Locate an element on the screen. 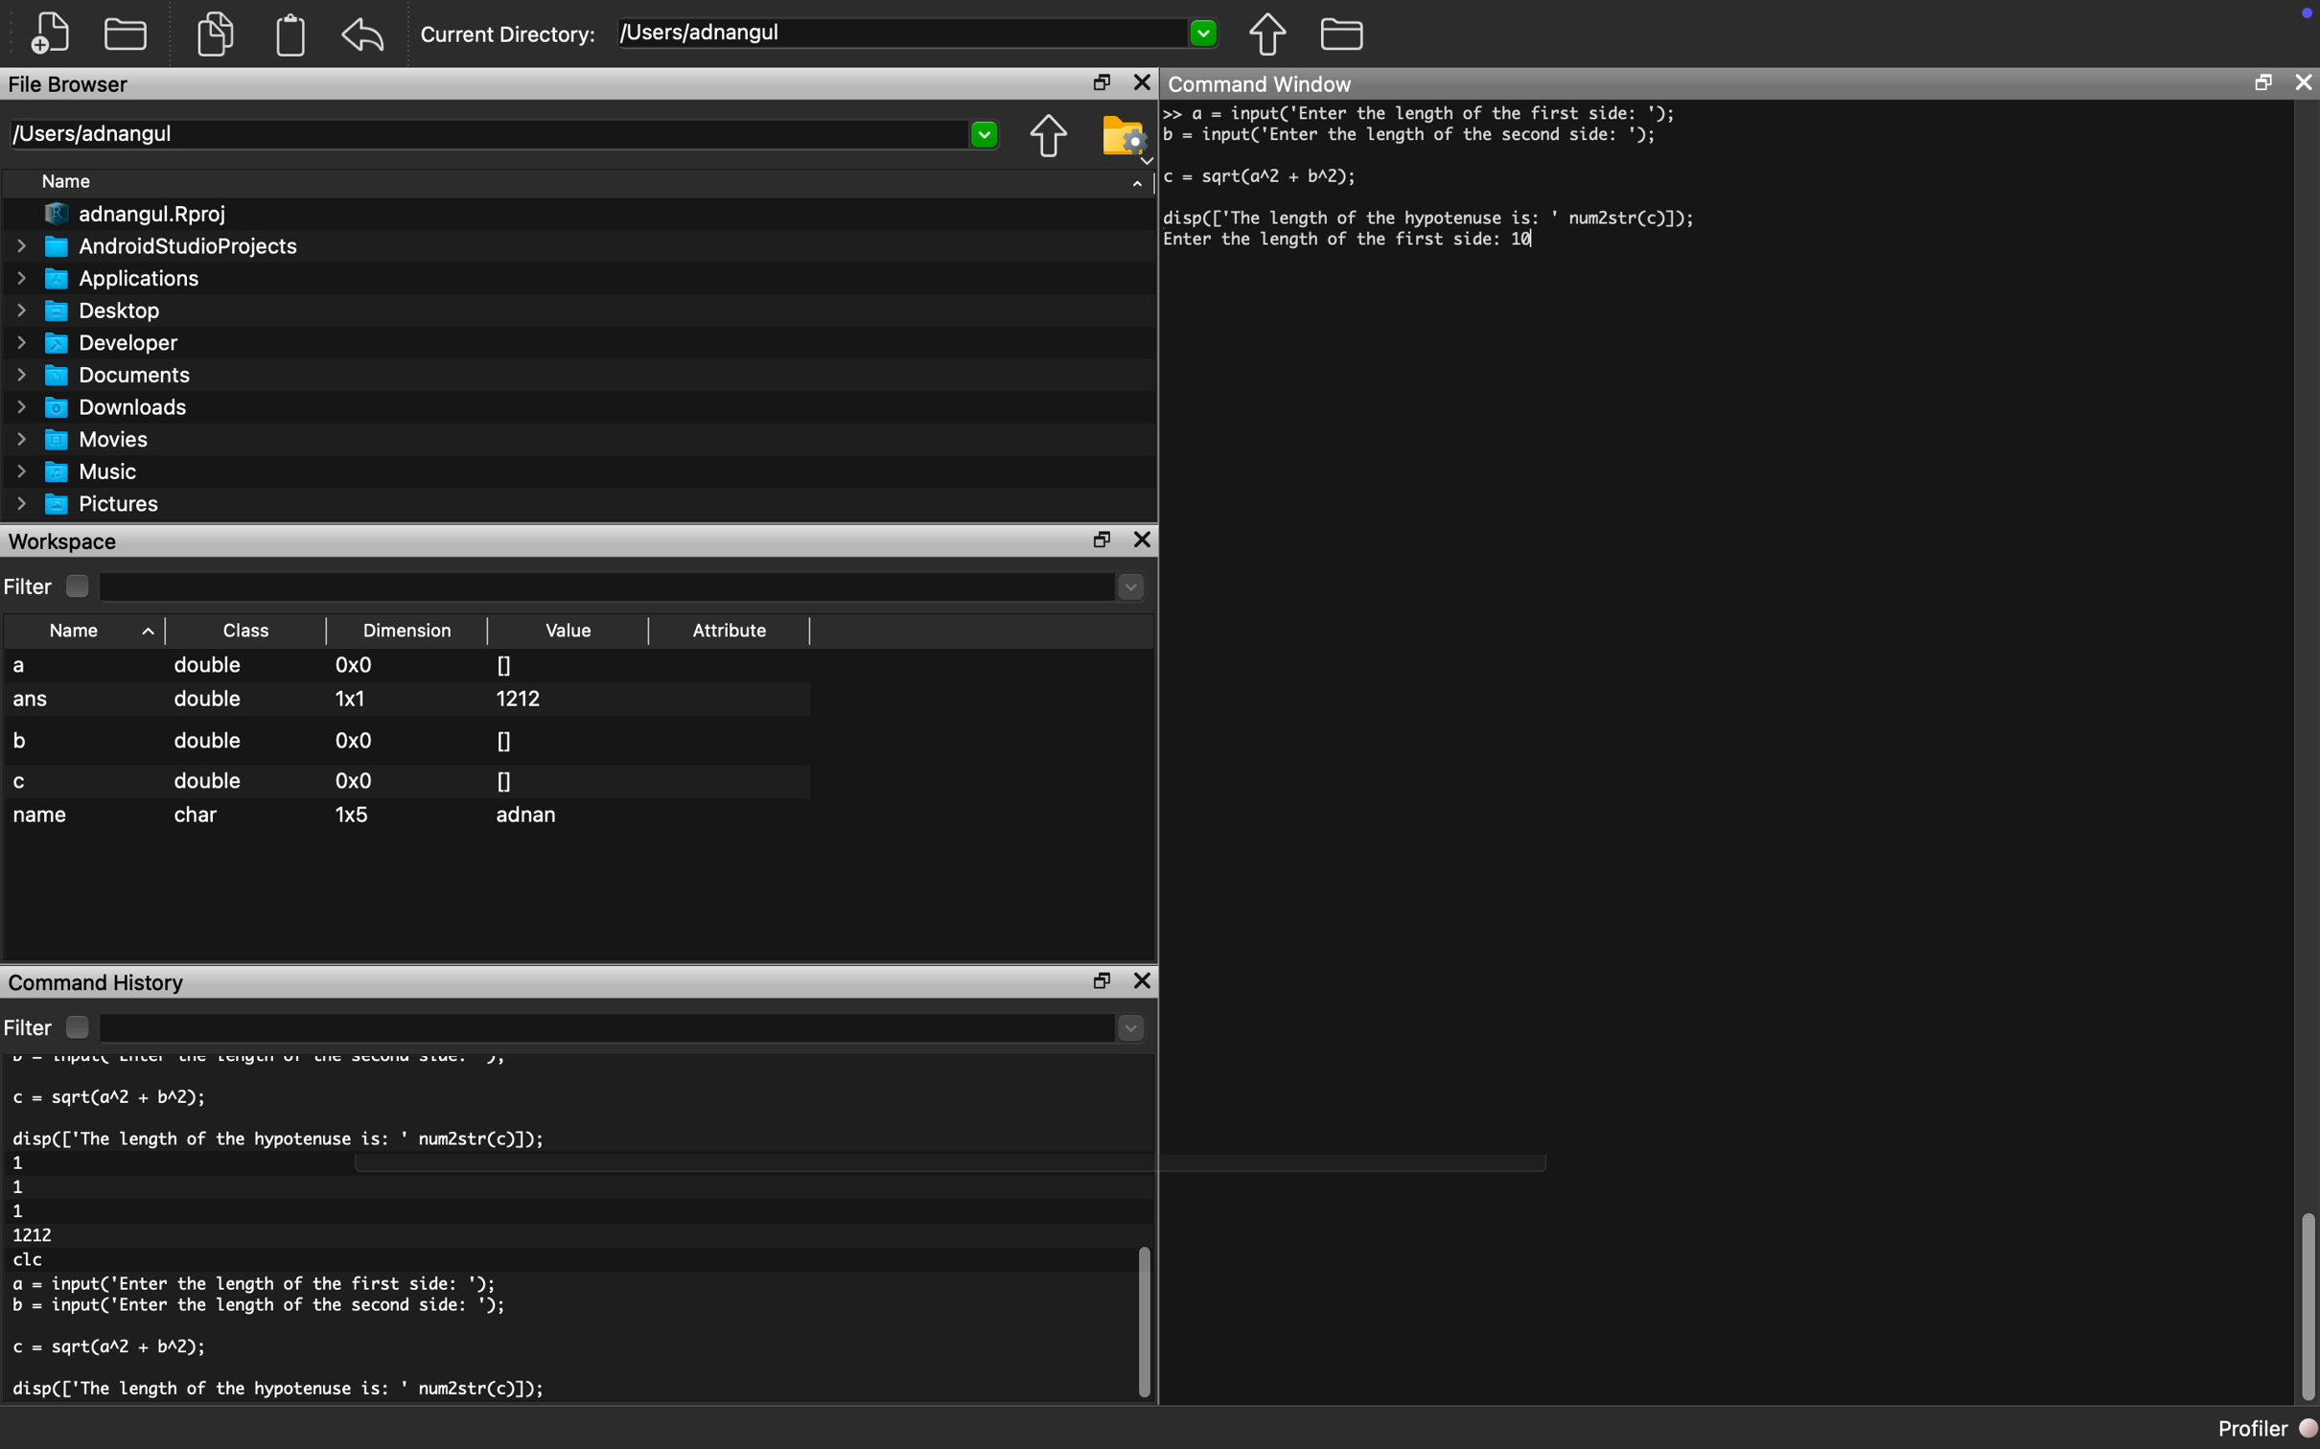  close is located at coordinates (1145, 984).